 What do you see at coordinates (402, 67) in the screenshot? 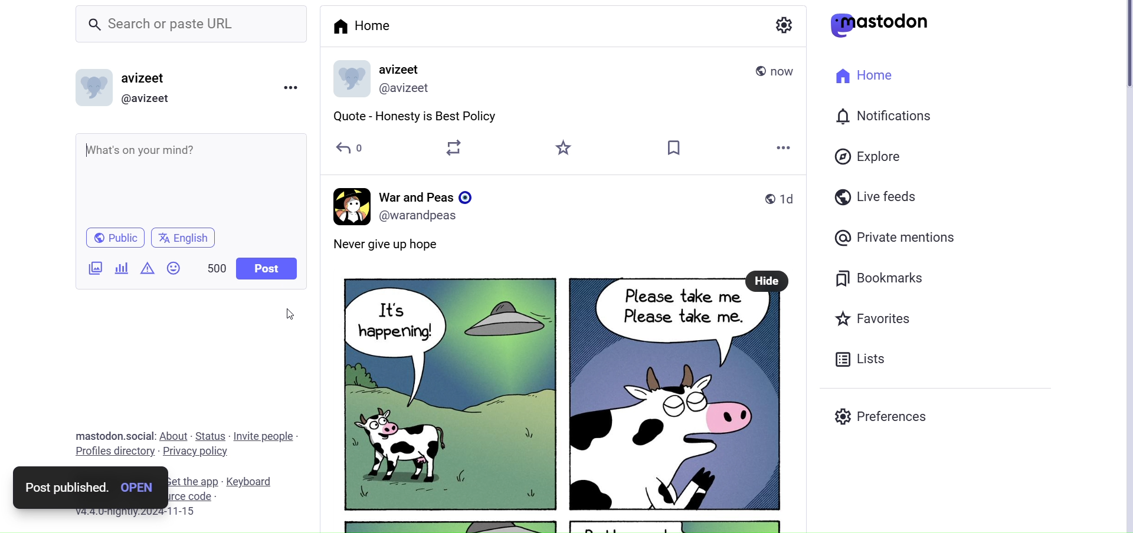
I see `avizeet` at bounding box center [402, 67].